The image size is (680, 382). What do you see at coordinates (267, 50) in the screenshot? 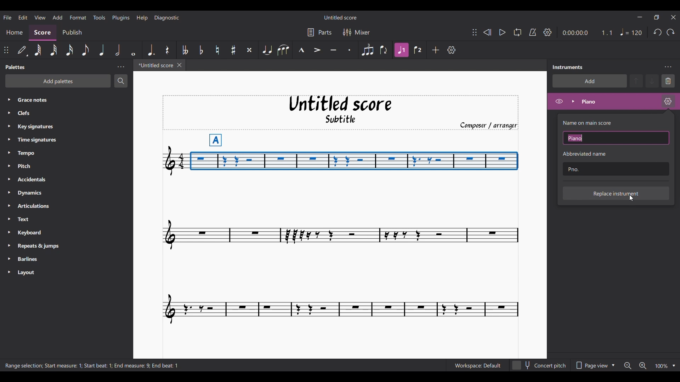
I see `Tie` at bounding box center [267, 50].